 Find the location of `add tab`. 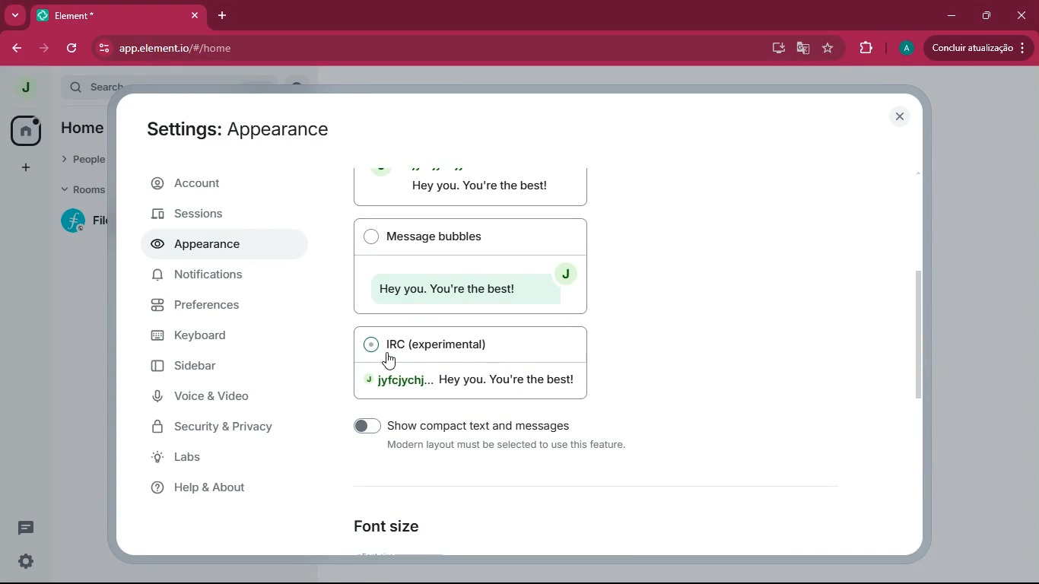

add tab is located at coordinates (224, 15).